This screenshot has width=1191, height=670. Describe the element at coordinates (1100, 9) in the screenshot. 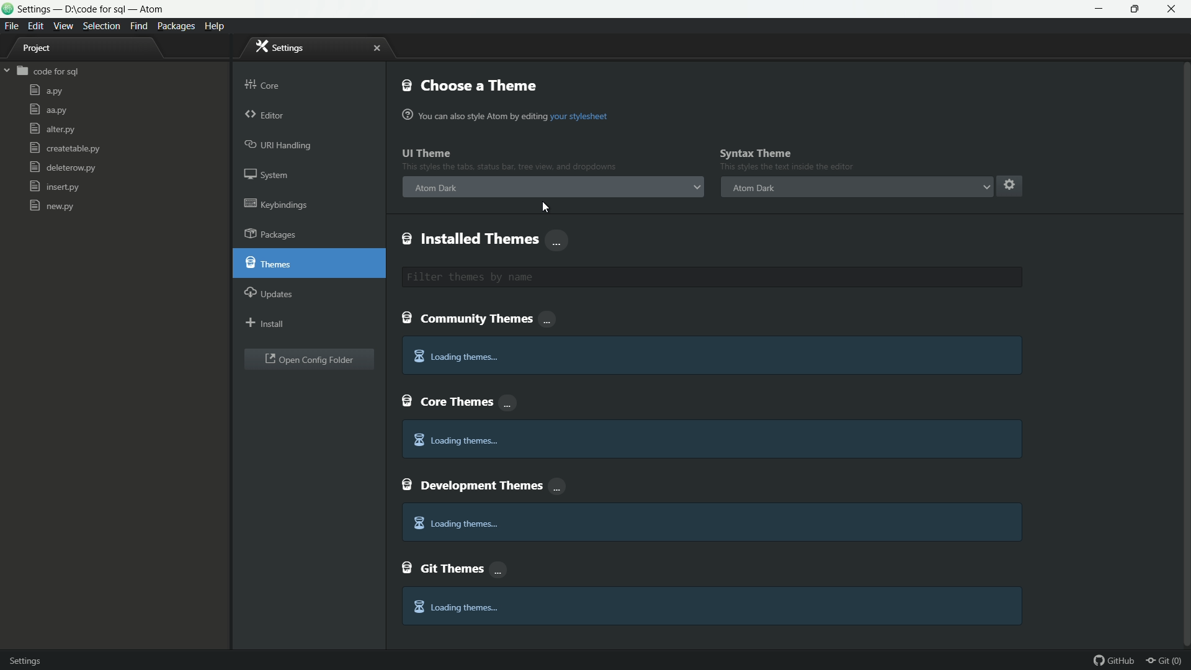

I see `minimize` at that location.